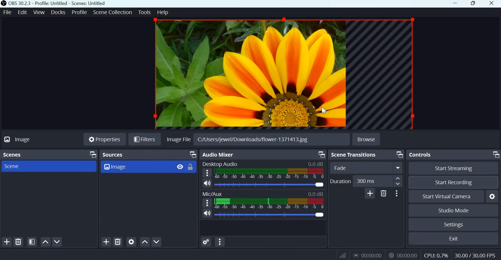  Describe the element at coordinates (384, 193) in the screenshot. I see `Delete Transition` at that location.